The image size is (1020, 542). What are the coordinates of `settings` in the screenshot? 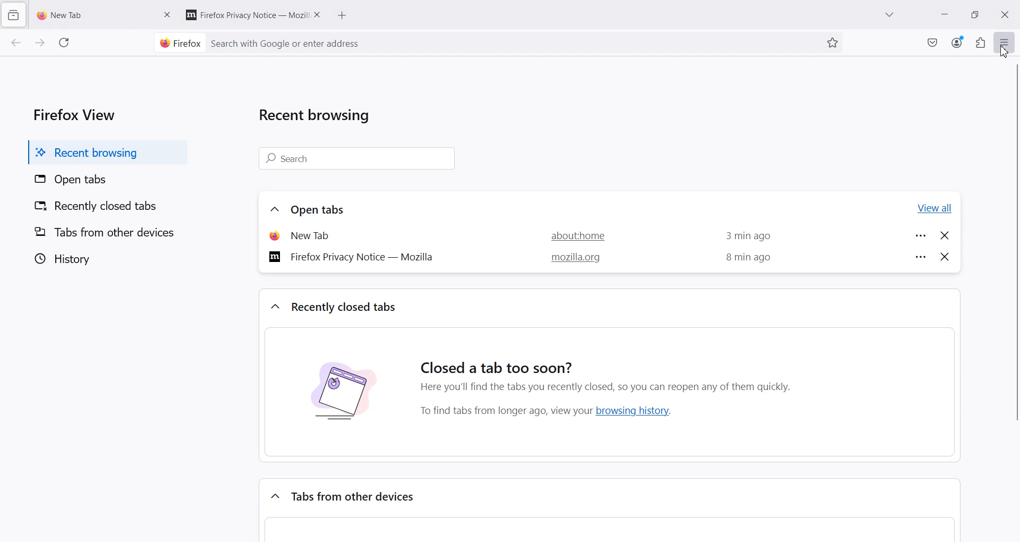 It's located at (920, 235).